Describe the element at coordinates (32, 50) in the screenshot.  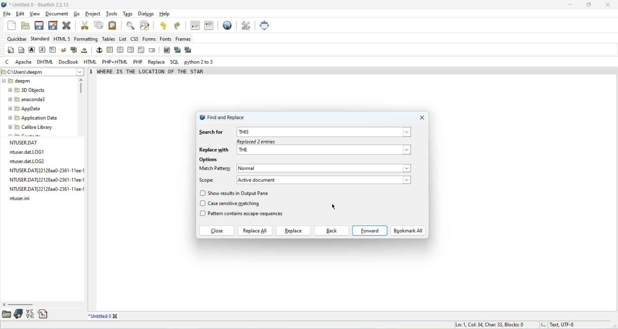
I see `strong` at that location.